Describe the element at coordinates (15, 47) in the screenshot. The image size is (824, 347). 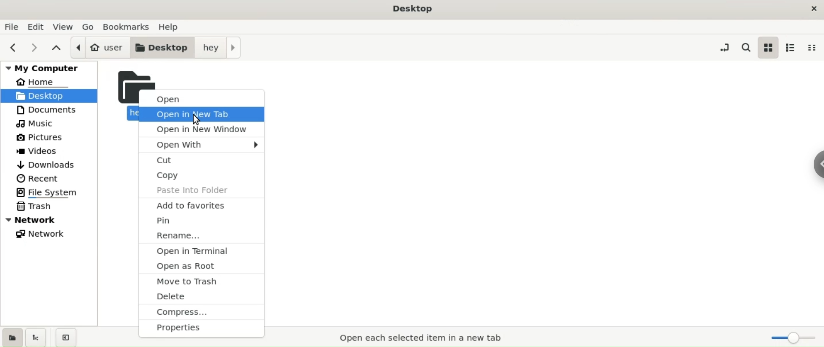
I see `previous` at that location.